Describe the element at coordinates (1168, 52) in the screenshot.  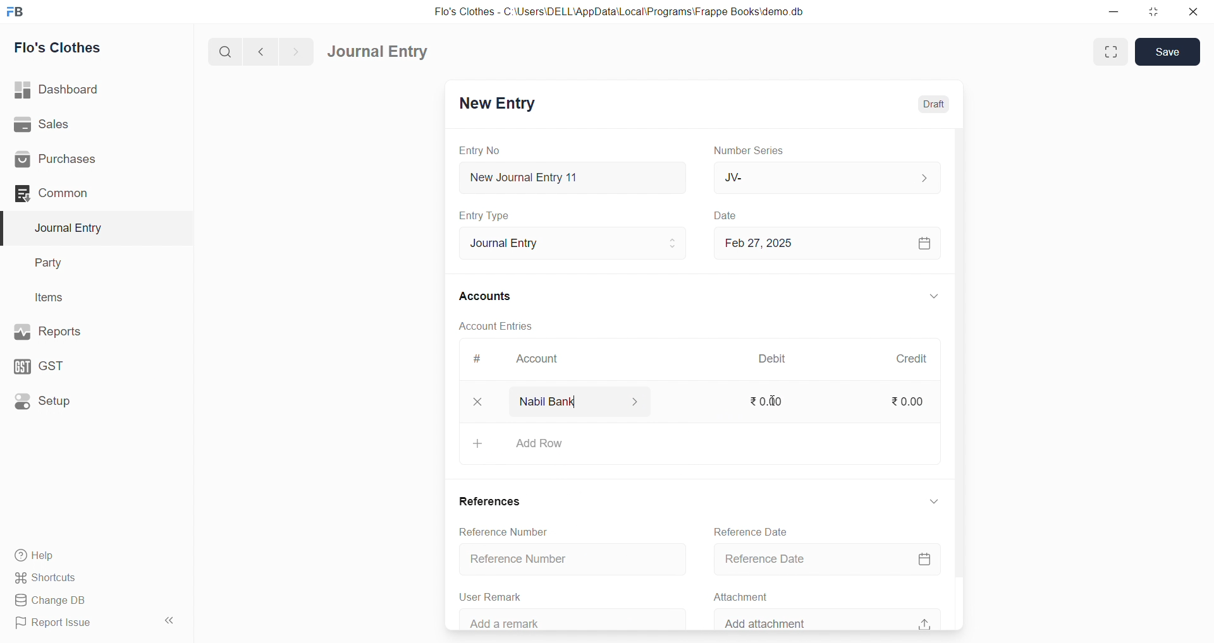
I see `Save` at that location.